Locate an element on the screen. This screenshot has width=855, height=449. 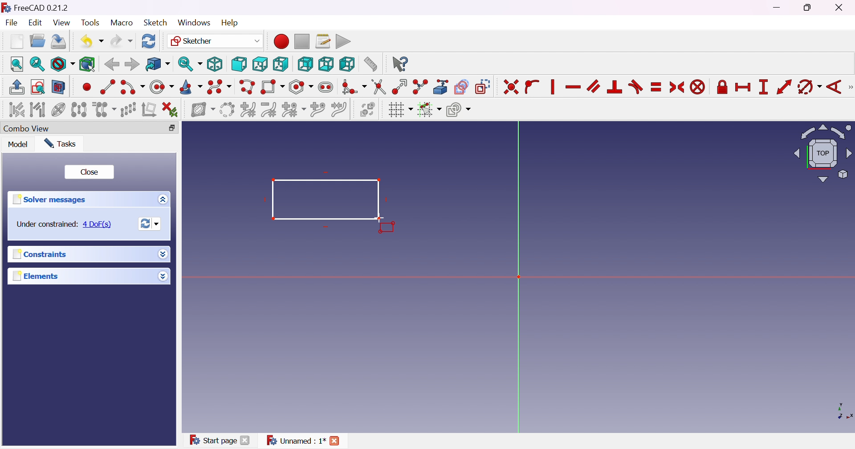
Solver messages is located at coordinates (52, 199).